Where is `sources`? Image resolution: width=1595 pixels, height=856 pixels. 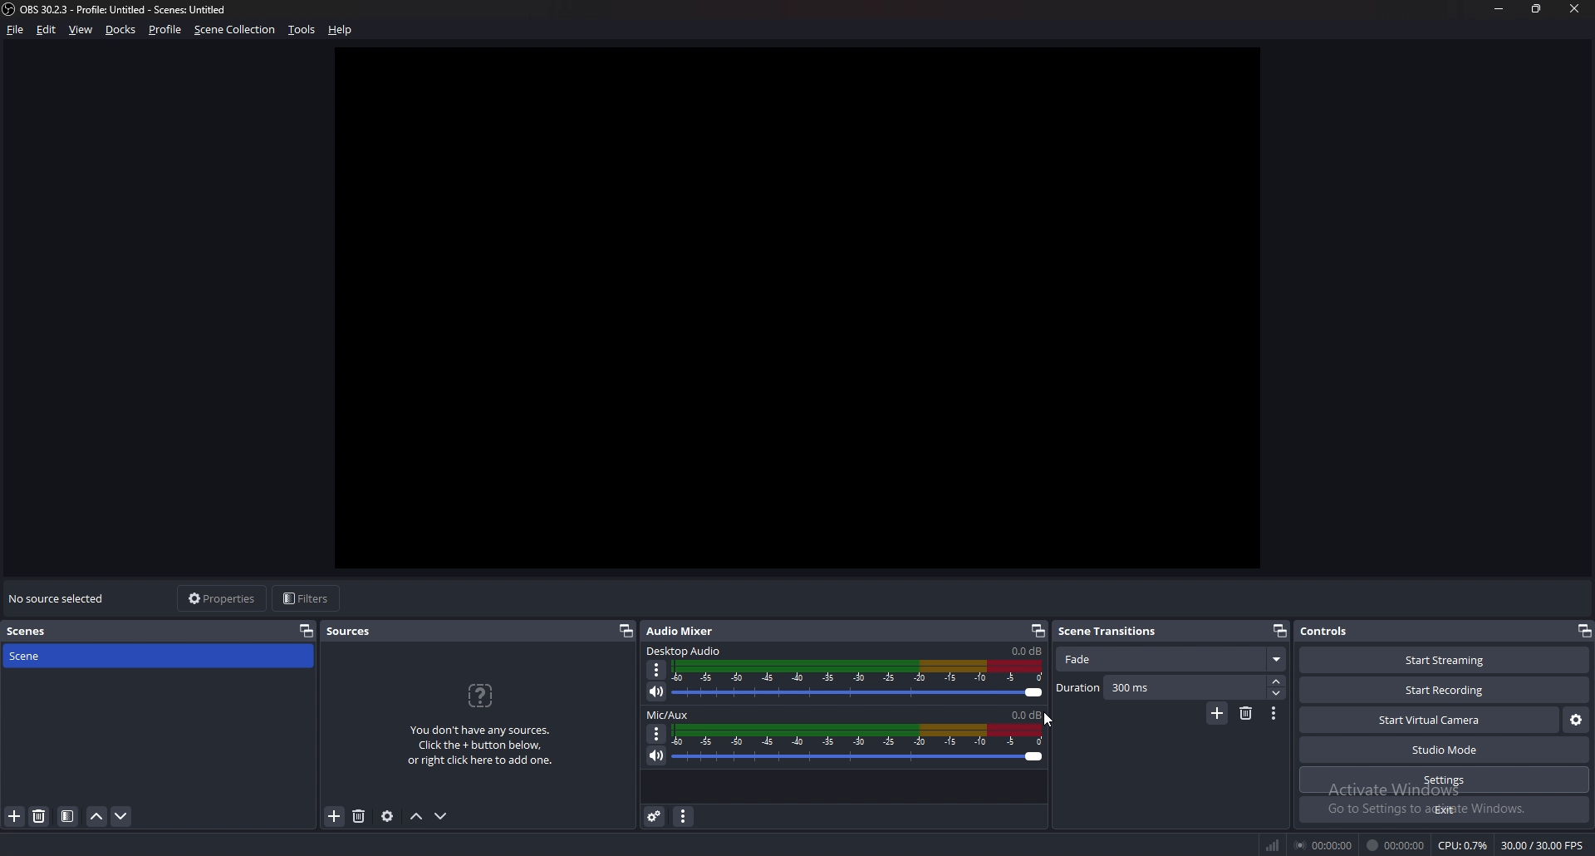 sources is located at coordinates (354, 632).